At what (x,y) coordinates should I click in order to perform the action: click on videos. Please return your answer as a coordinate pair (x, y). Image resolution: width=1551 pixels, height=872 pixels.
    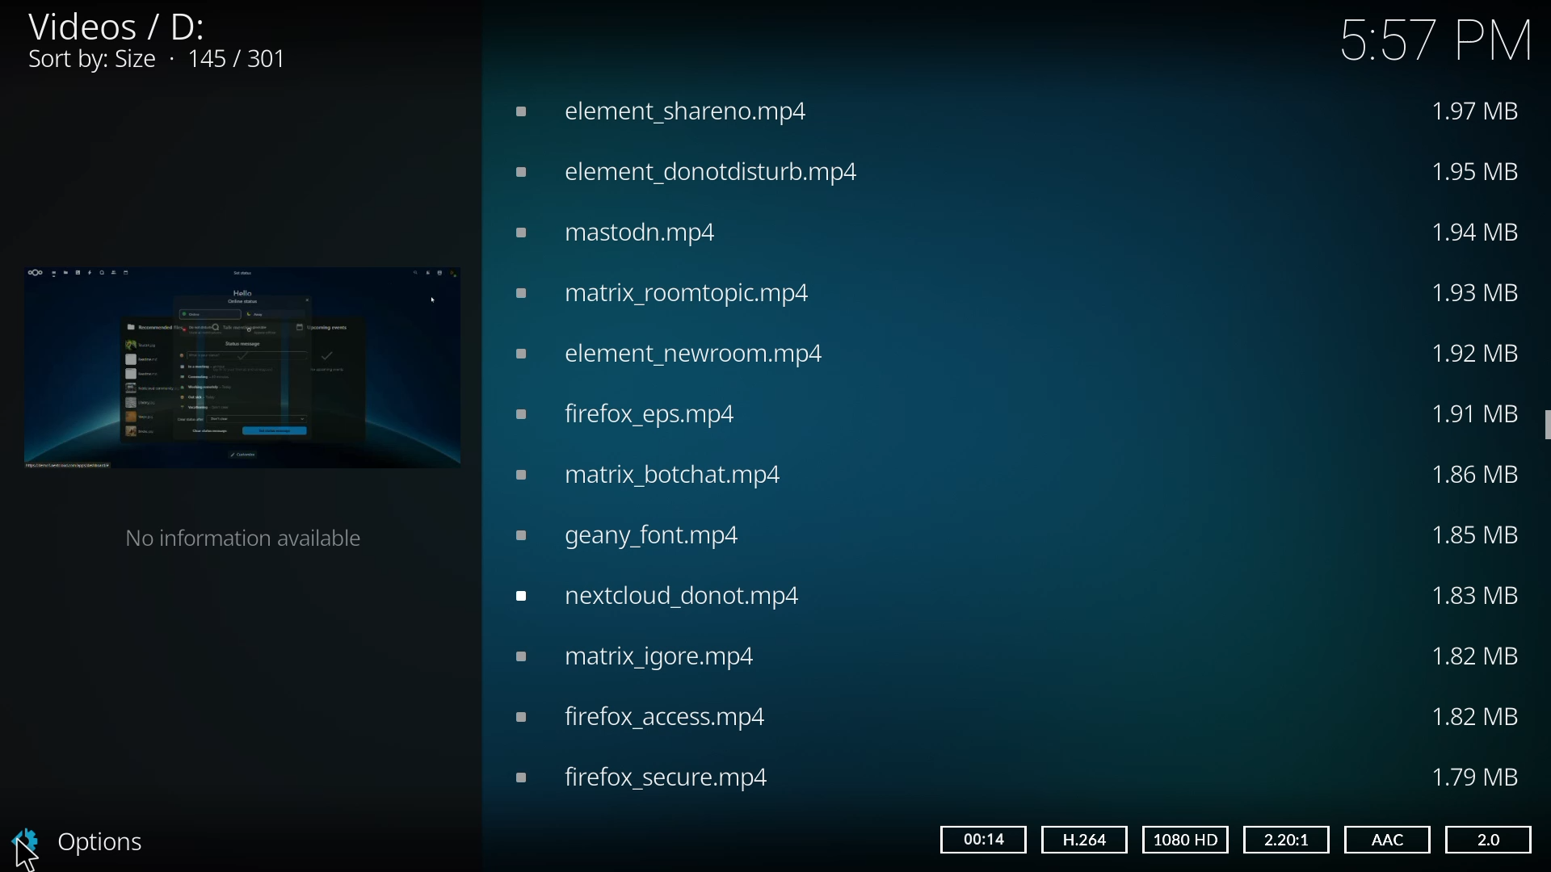
    Looking at the image, I should click on (115, 25).